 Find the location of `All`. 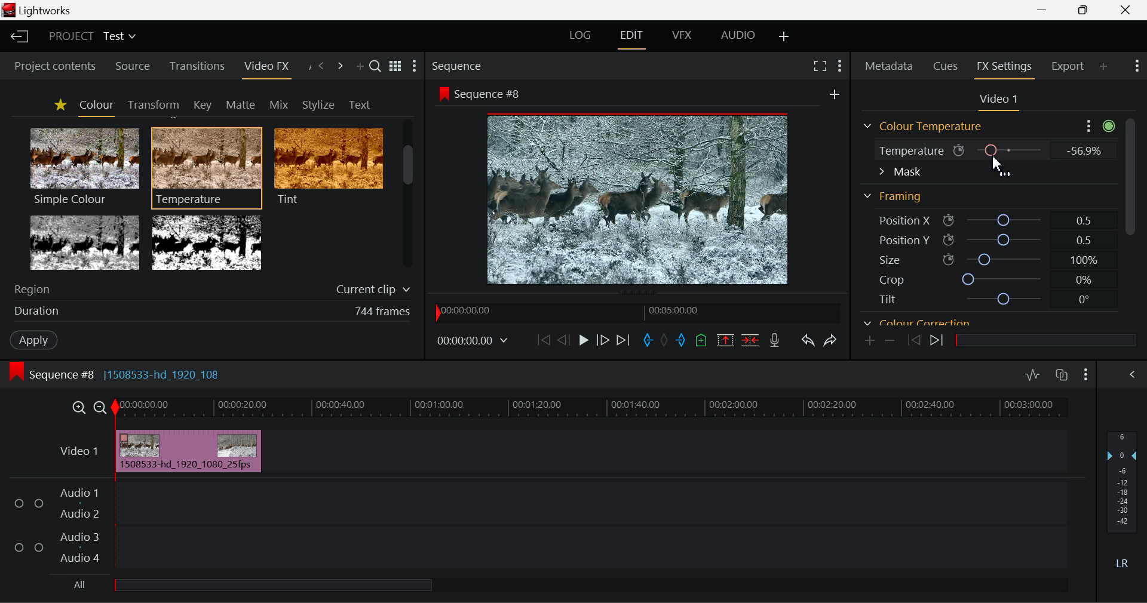

All is located at coordinates (80, 584).